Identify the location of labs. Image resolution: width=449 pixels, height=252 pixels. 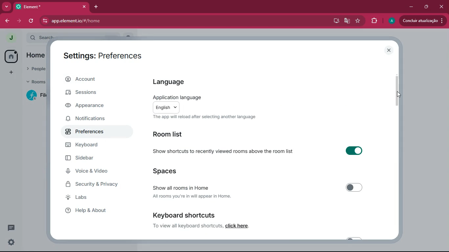
(93, 199).